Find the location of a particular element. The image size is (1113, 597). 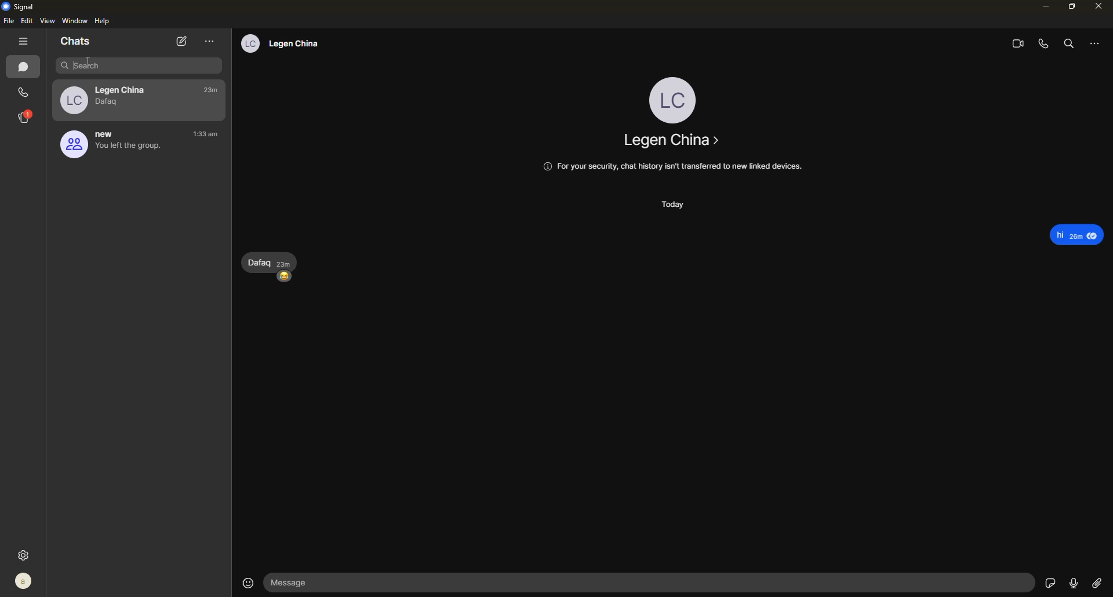

profile is located at coordinates (72, 145).